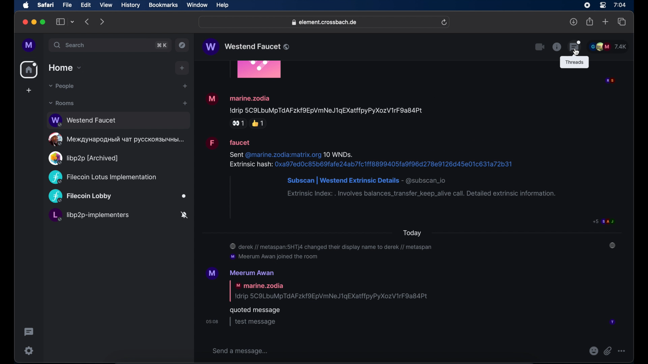 The image size is (648, 364). Describe the element at coordinates (65, 68) in the screenshot. I see `home dropdown` at that location.